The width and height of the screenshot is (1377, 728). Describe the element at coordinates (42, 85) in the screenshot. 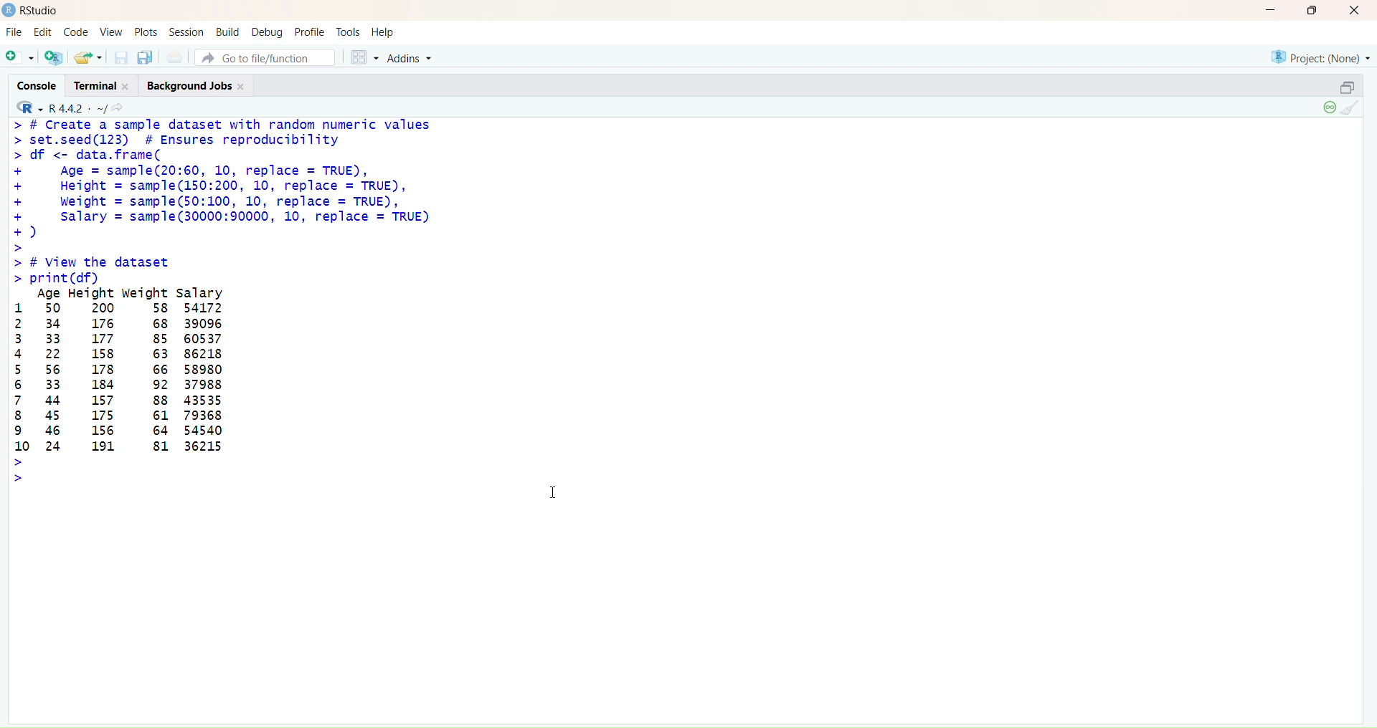

I see `Console` at that location.